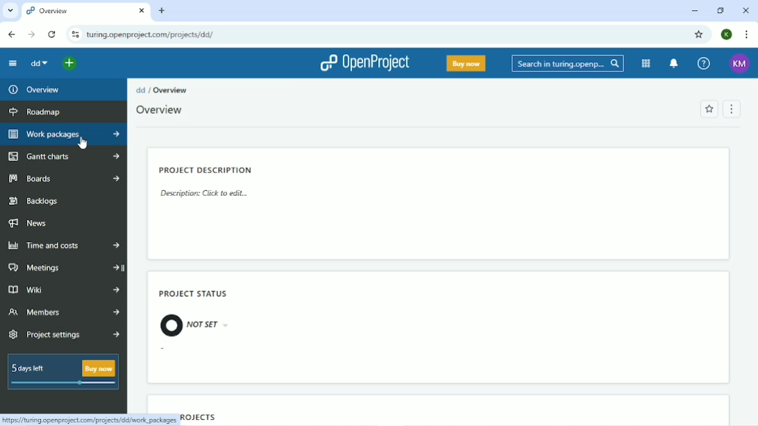  I want to click on Description: Click to edit..., so click(204, 194).